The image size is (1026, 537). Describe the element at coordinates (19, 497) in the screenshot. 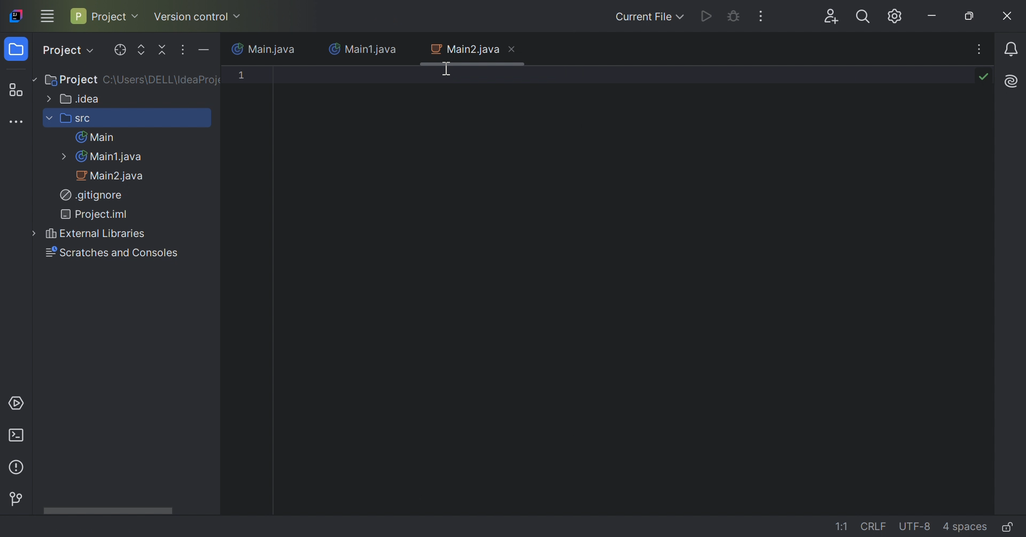

I see `Version control` at that location.